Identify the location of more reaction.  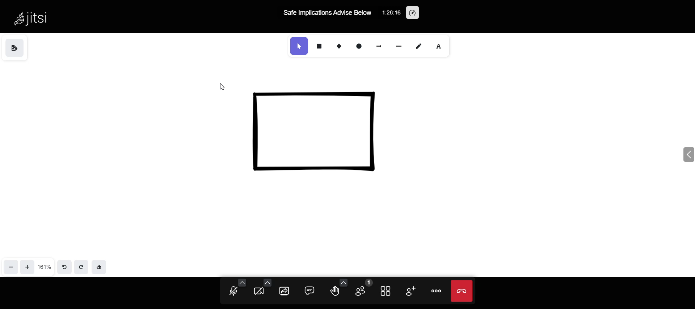
(342, 279).